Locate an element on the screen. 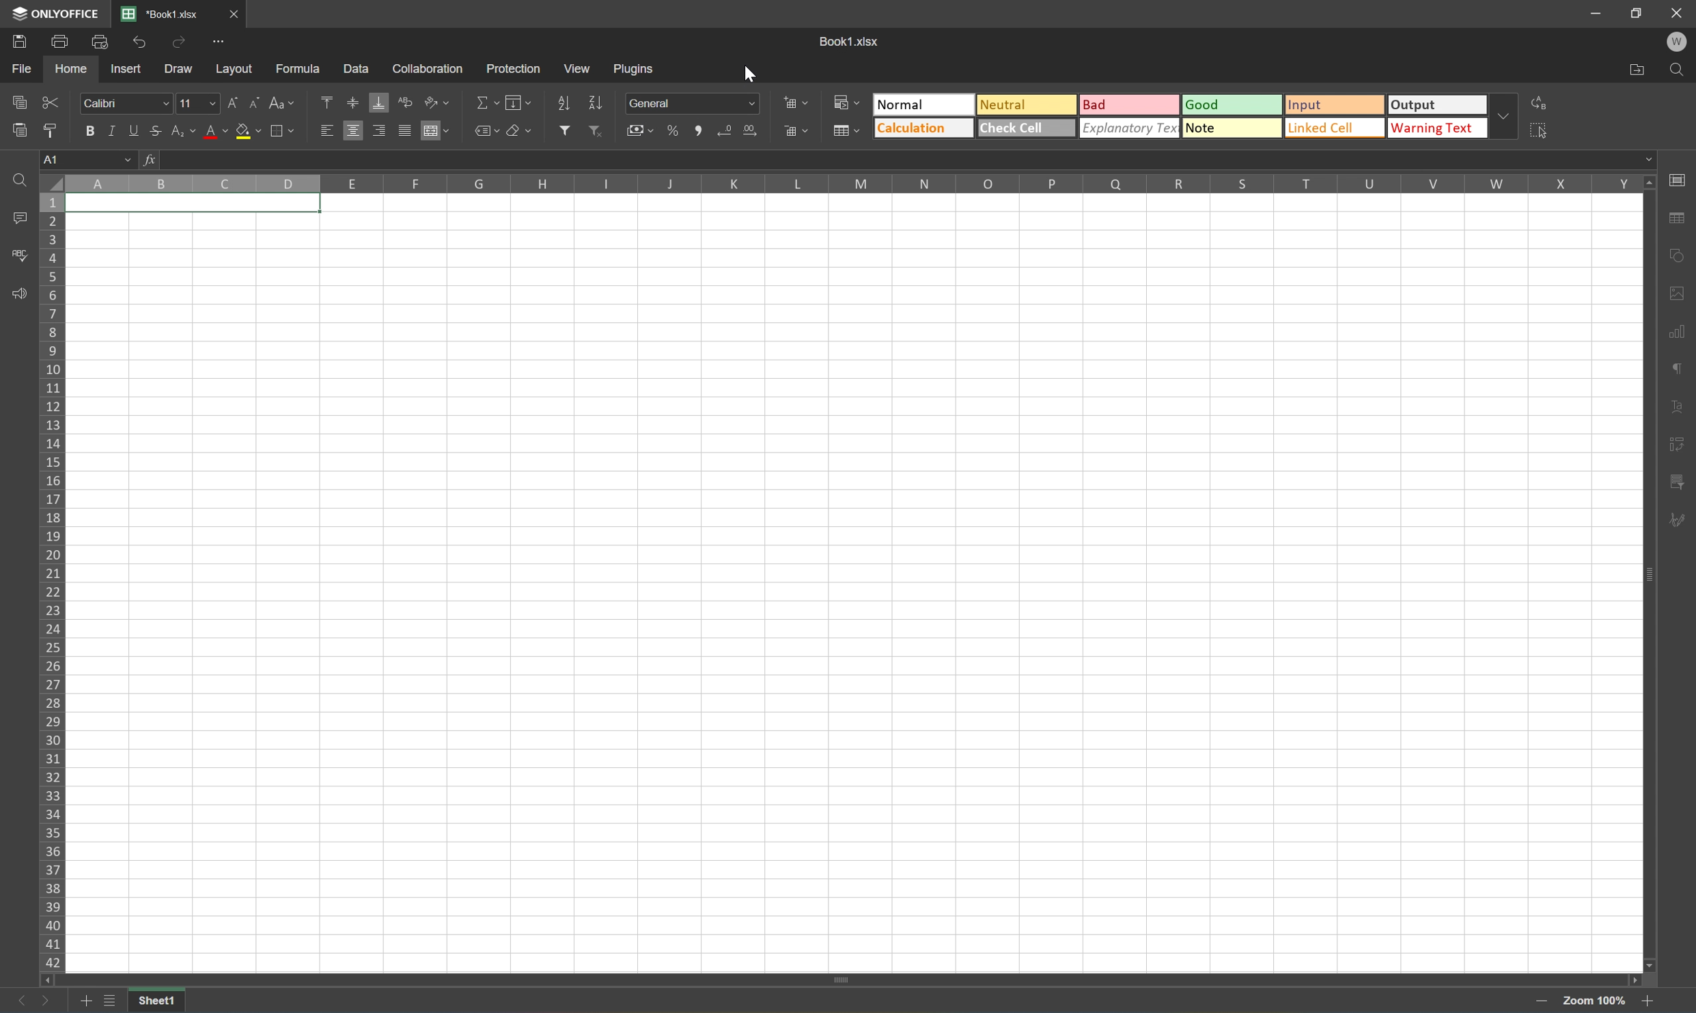 The width and height of the screenshot is (1696, 1013). Bold is located at coordinates (88, 129).